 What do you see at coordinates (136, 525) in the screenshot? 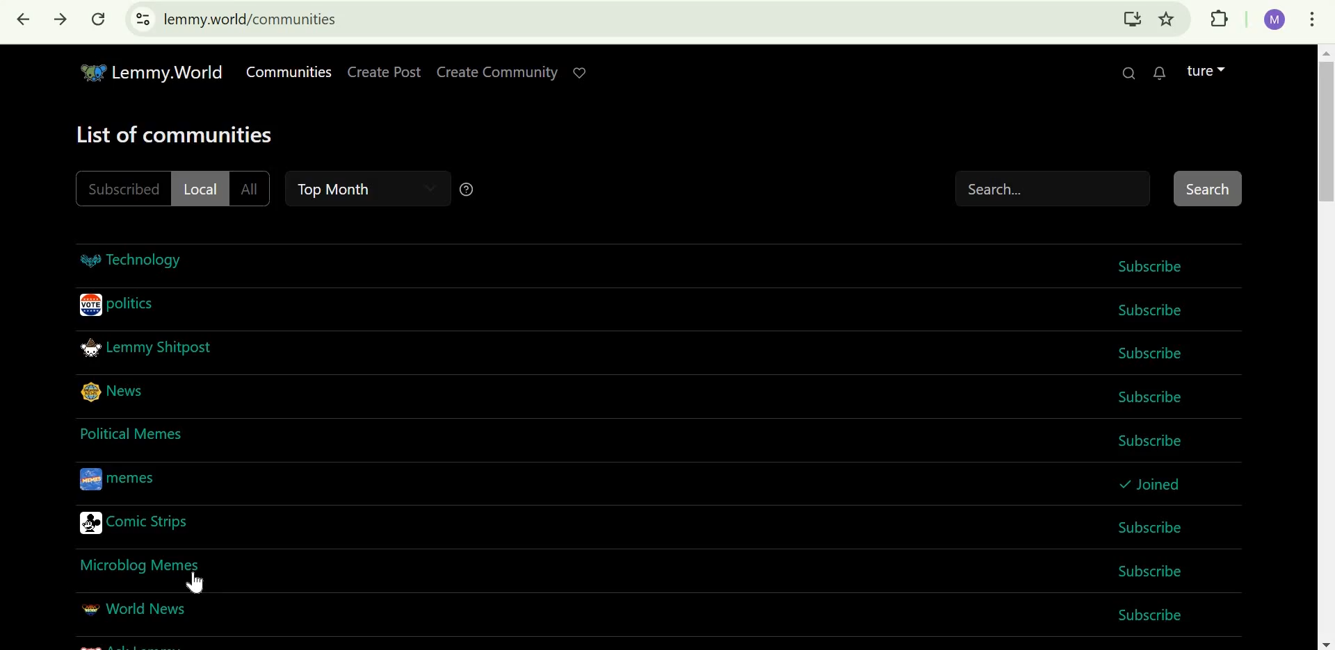
I see `comic strips` at bounding box center [136, 525].